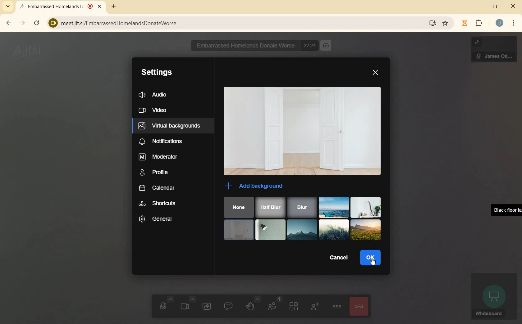 The height and width of the screenshot is (324, 522). What do you see at coordinates (30, 51) in the screenshot?
I see `jitsi` at bounding box center [30, 51].